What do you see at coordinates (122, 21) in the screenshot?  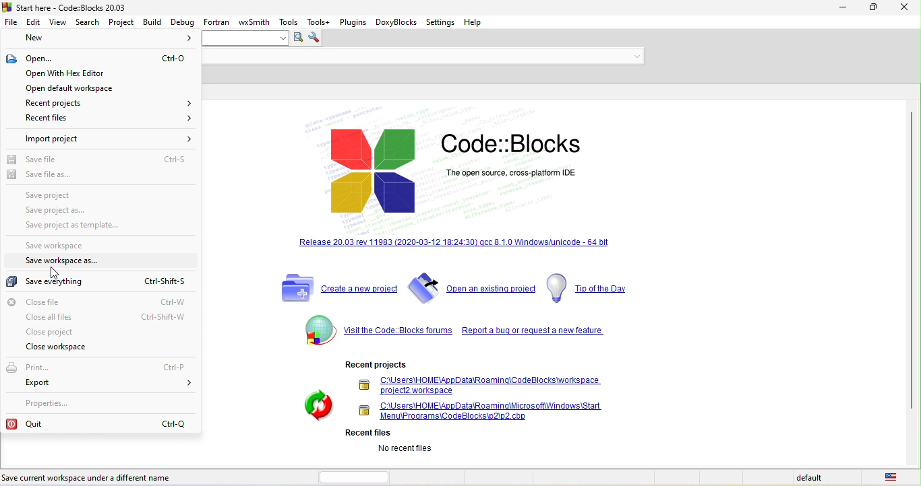 I see `project` at bounding box center [122, 21].